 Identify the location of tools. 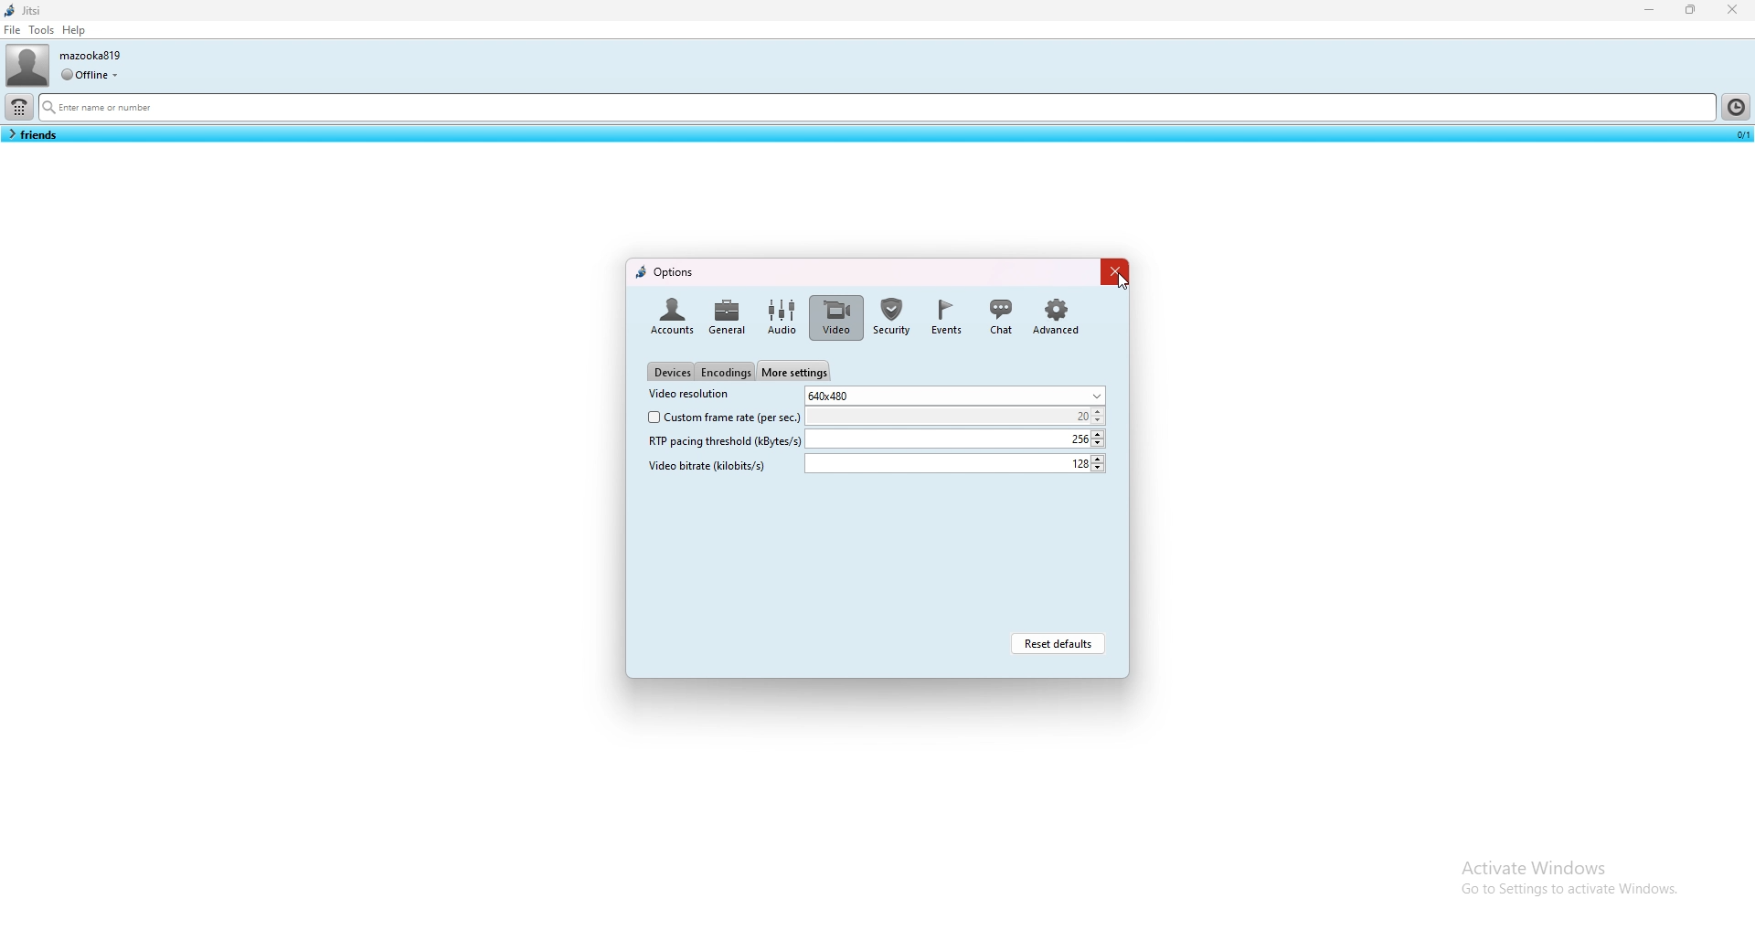
(41, 29).